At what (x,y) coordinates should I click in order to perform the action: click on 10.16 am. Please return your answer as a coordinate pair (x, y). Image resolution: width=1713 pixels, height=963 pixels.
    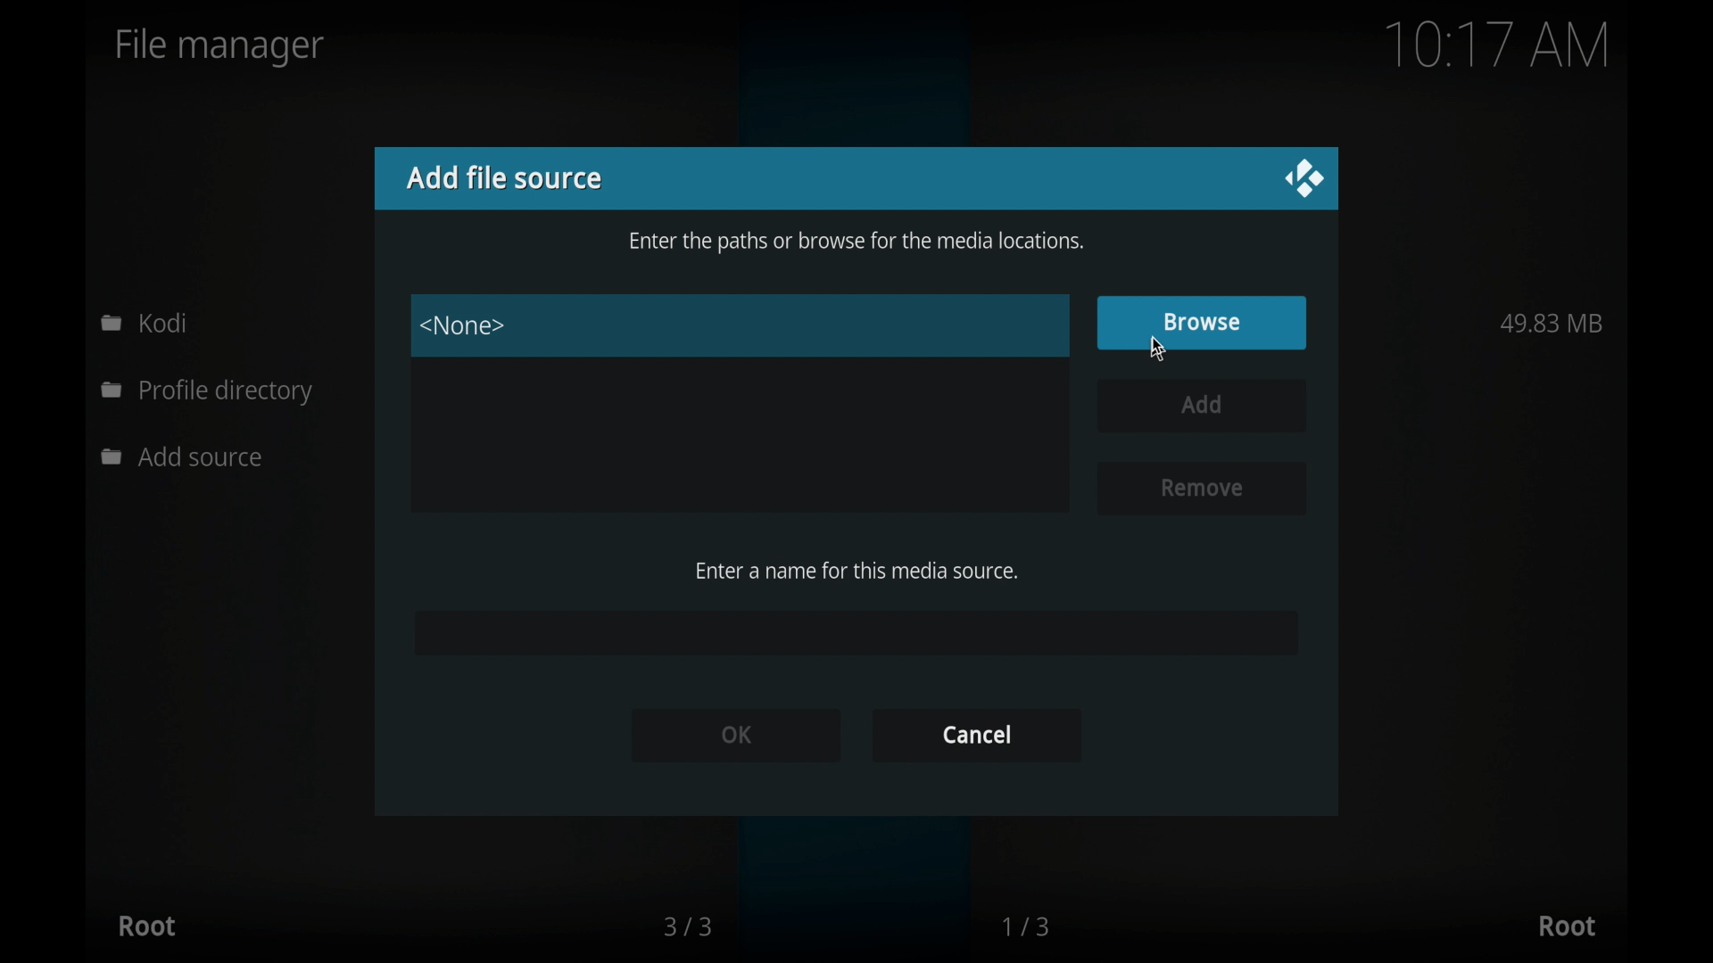
    Looking at the image, I should click on (1498, 45).